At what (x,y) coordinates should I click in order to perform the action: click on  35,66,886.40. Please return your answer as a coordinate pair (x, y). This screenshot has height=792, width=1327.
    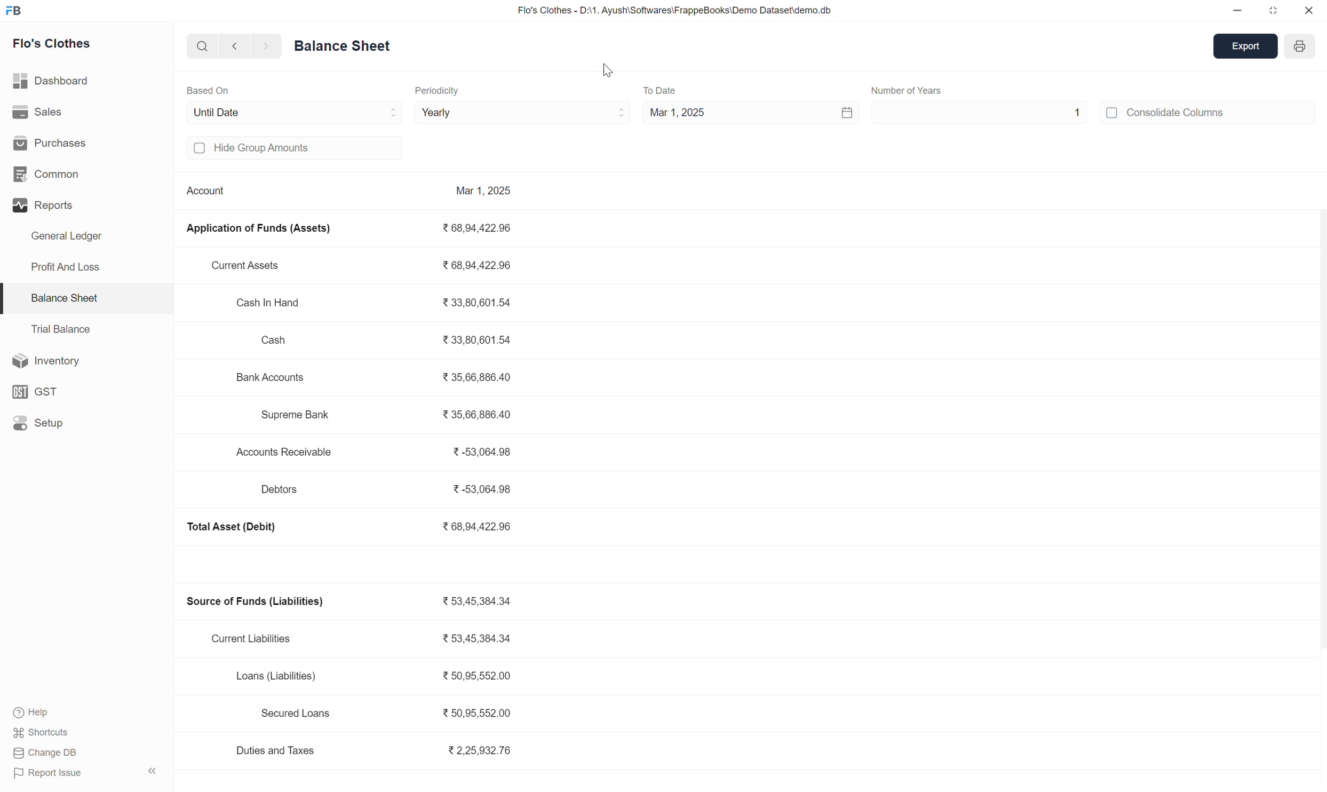
    Looking at the image, I should click on (482, 415).